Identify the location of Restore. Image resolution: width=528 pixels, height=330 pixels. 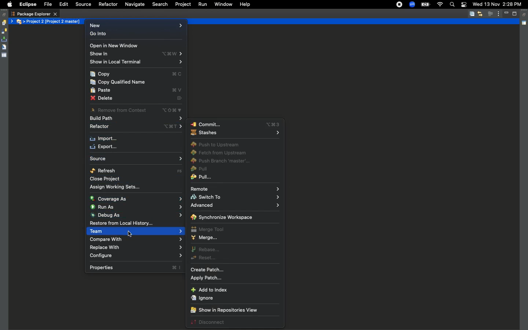
(525, 15).